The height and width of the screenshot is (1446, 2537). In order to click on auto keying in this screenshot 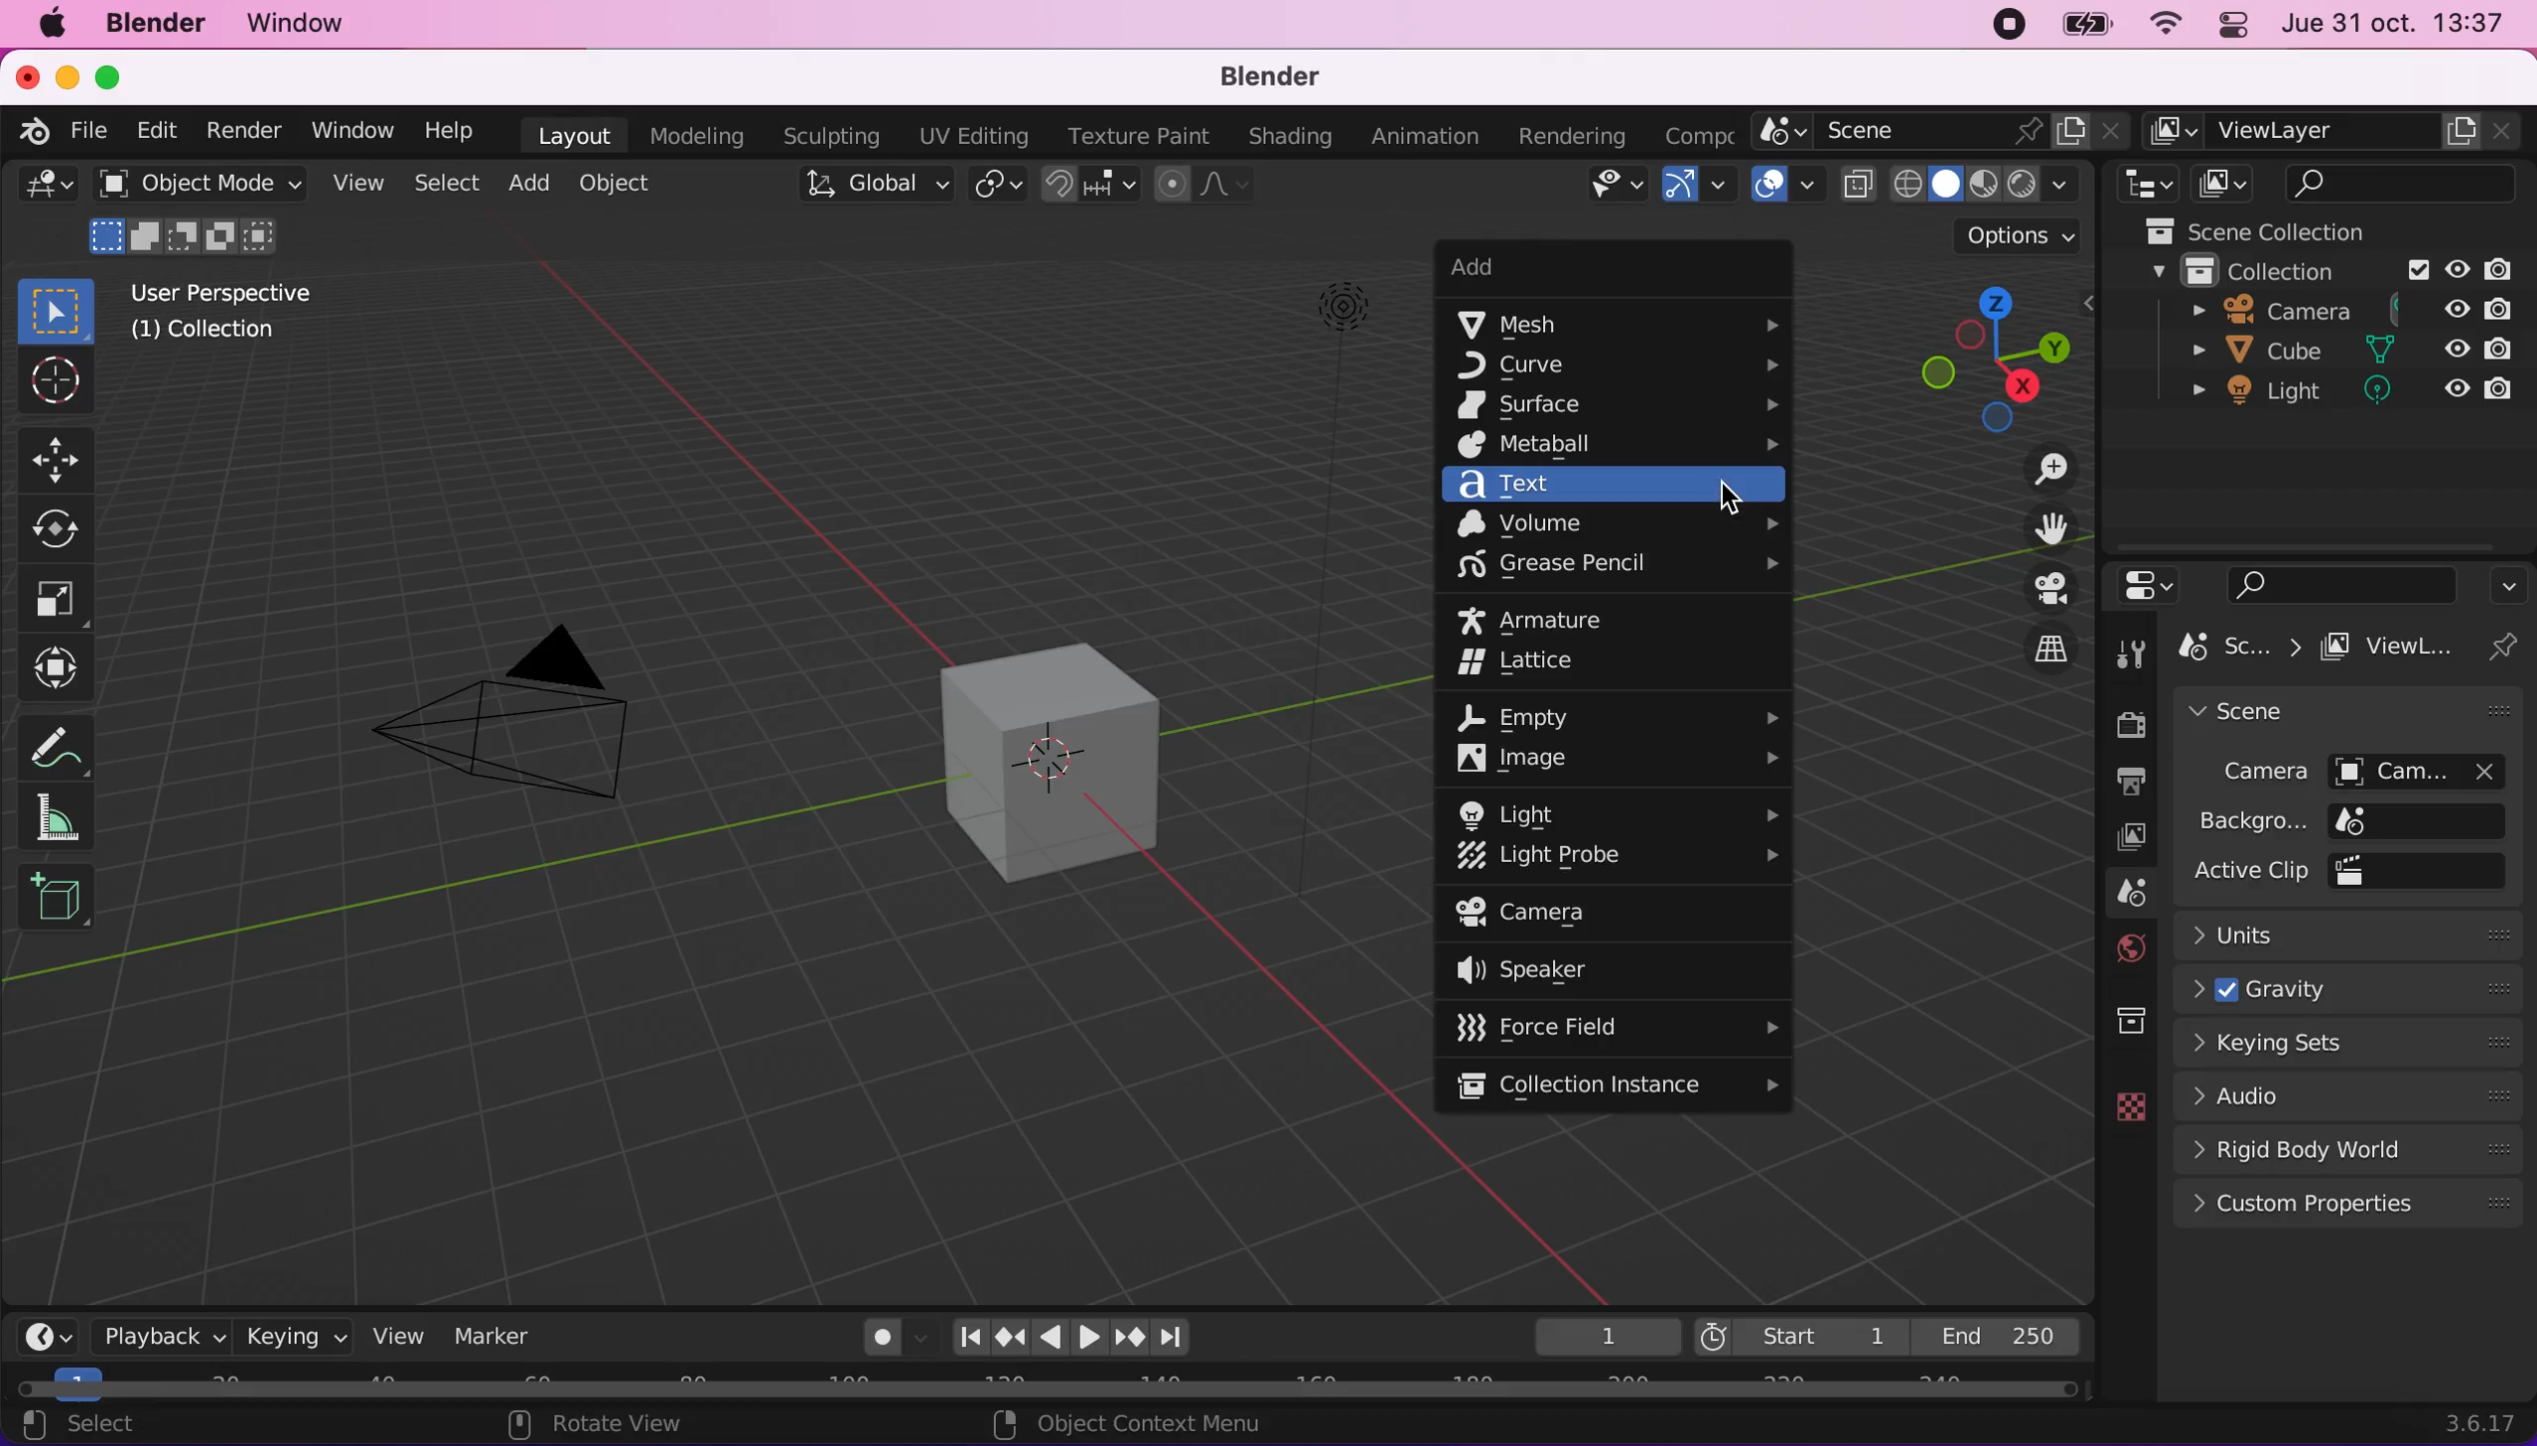, I will do `click(874, 1338)`.